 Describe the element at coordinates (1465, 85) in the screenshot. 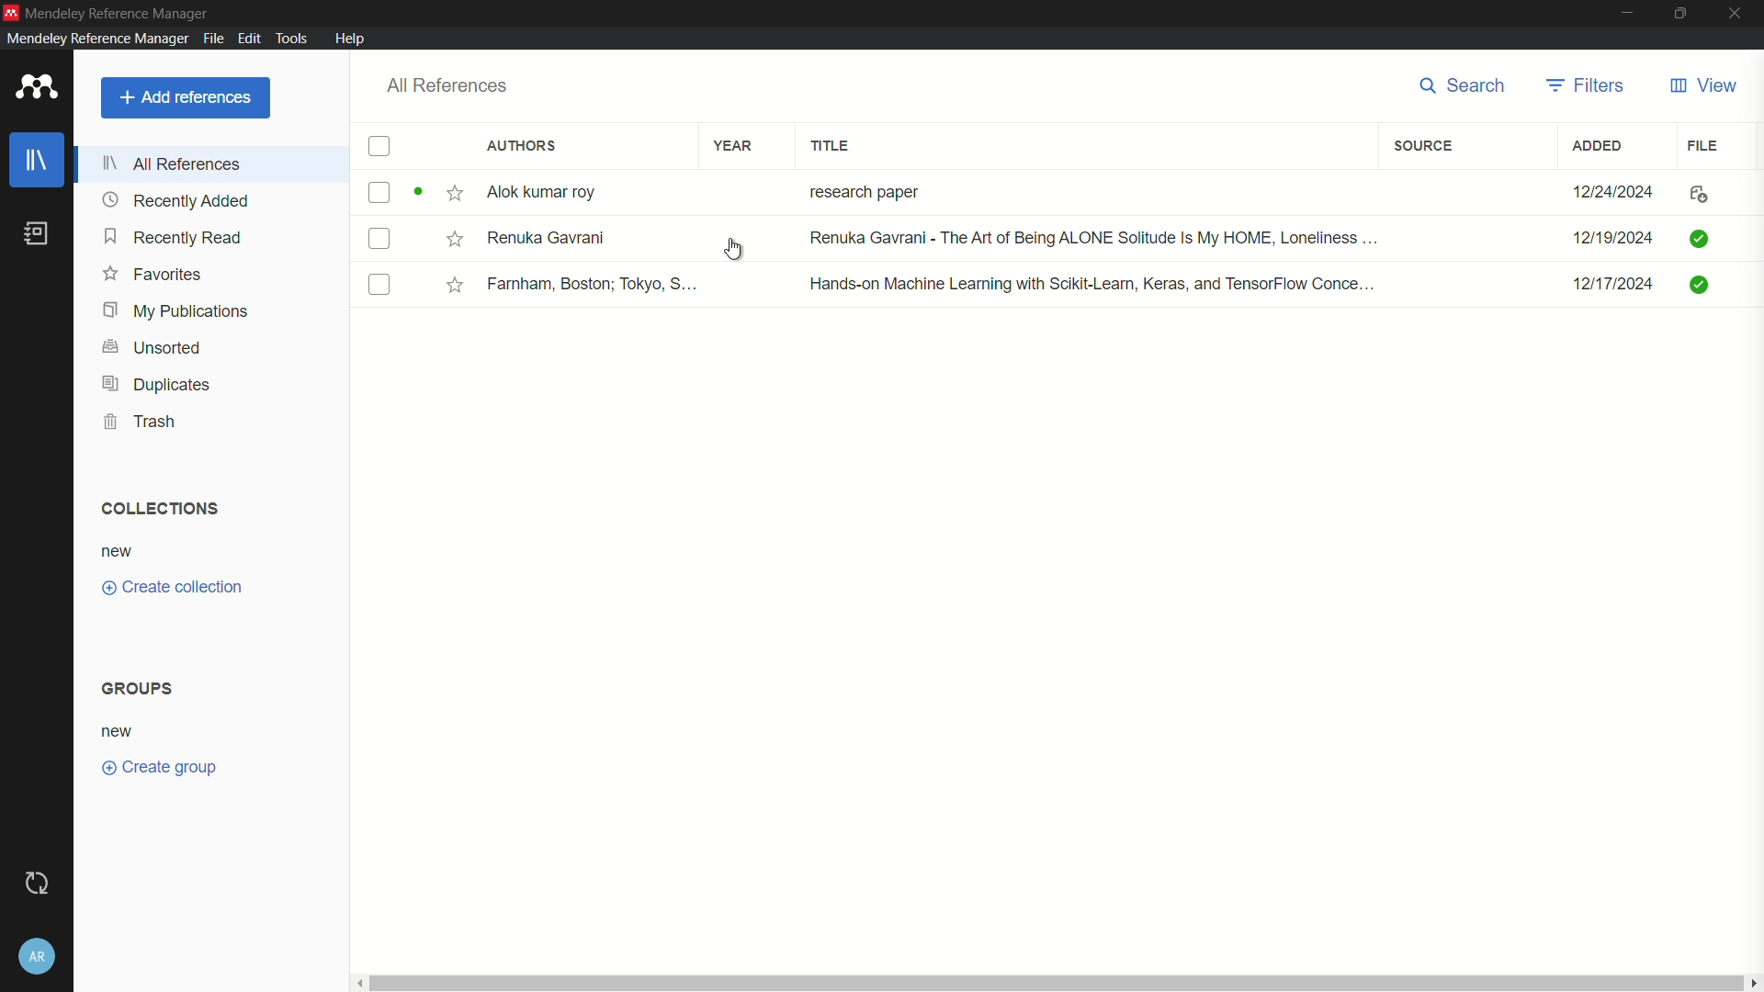

I see `search` at that location.